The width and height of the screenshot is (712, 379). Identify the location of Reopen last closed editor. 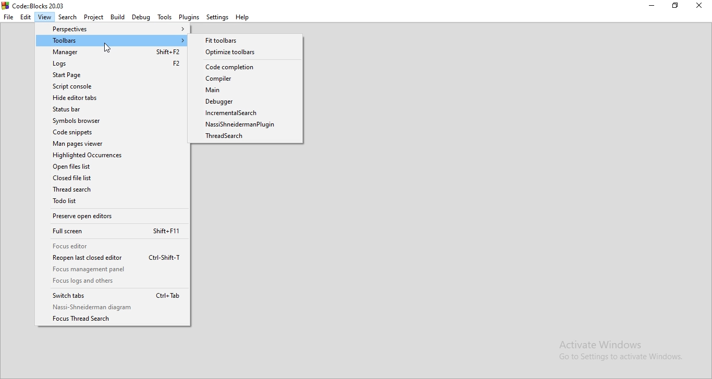
(111, 258).